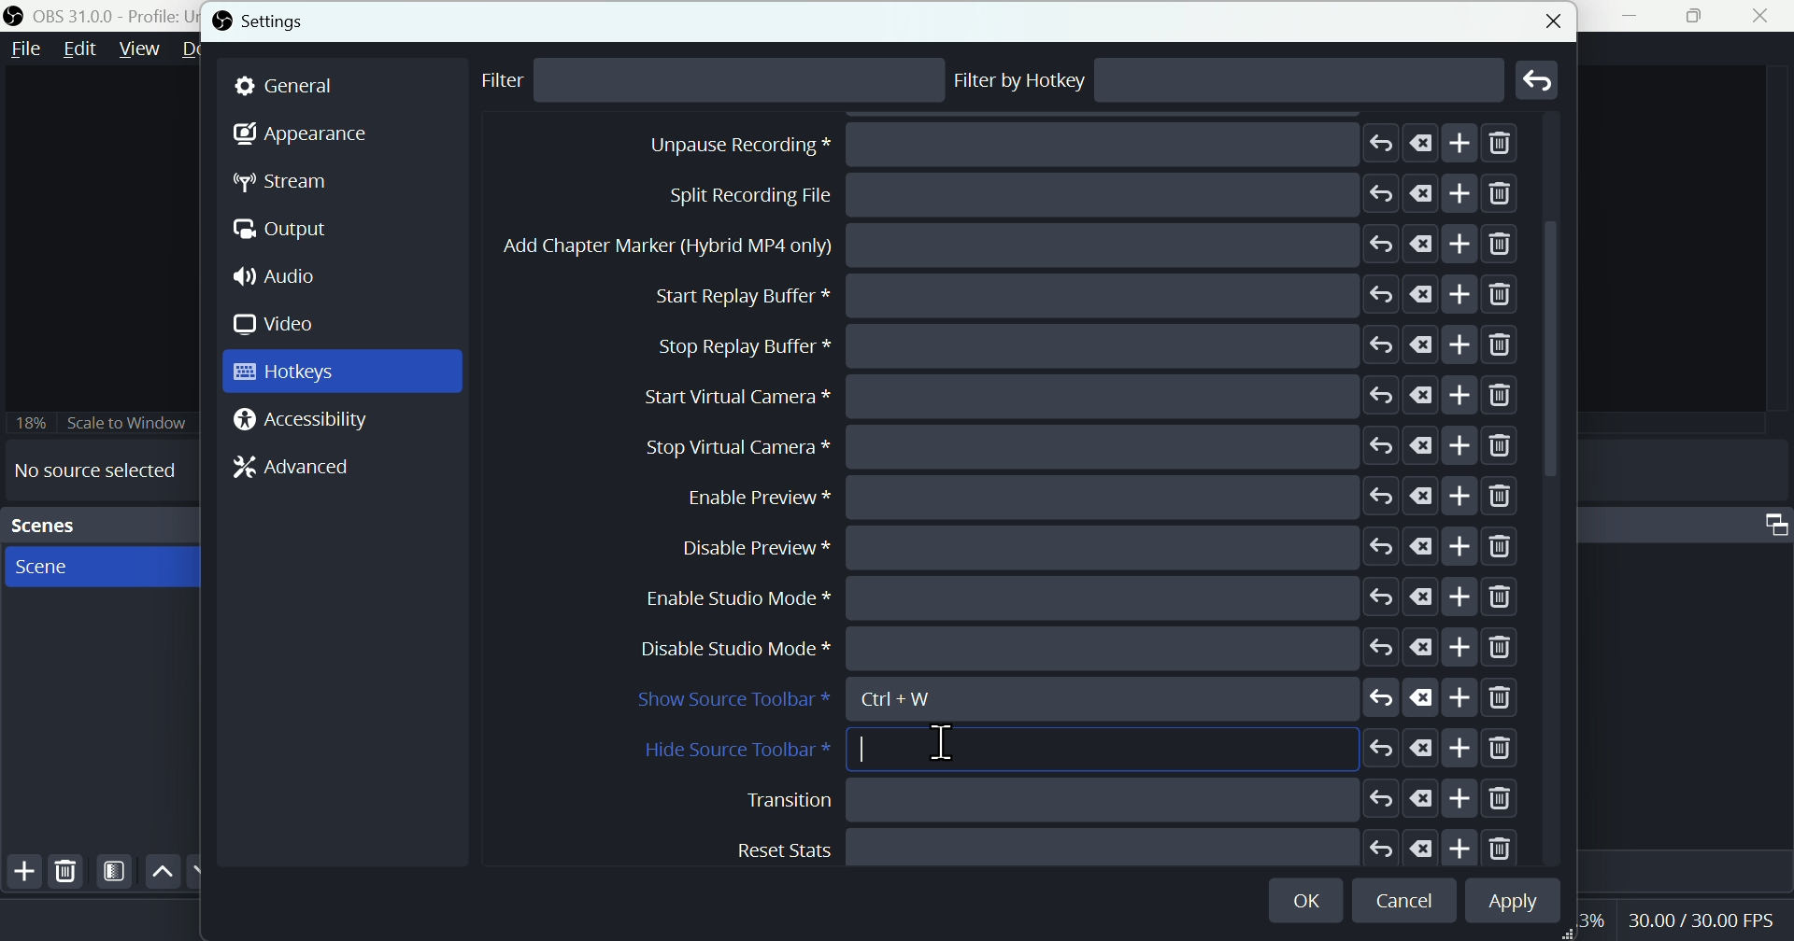  Describe the element at coordinates (1704, 923) in the screenshot. I see `Performance bar paanchala` at that location.